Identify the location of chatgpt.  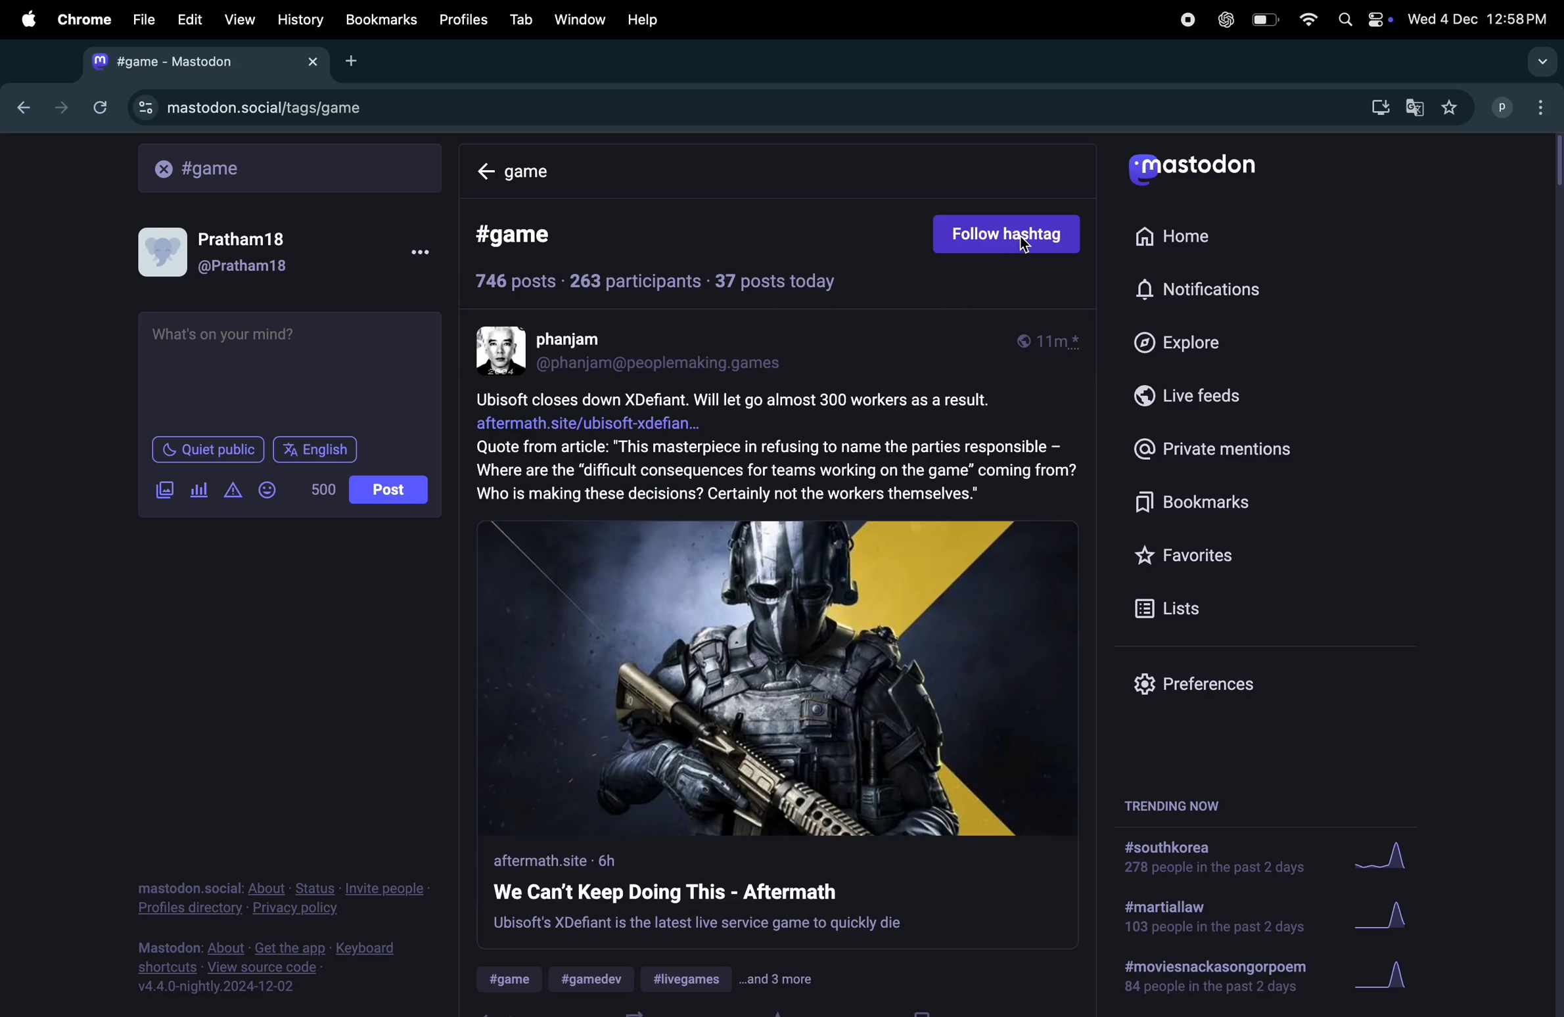
(1226, 19).